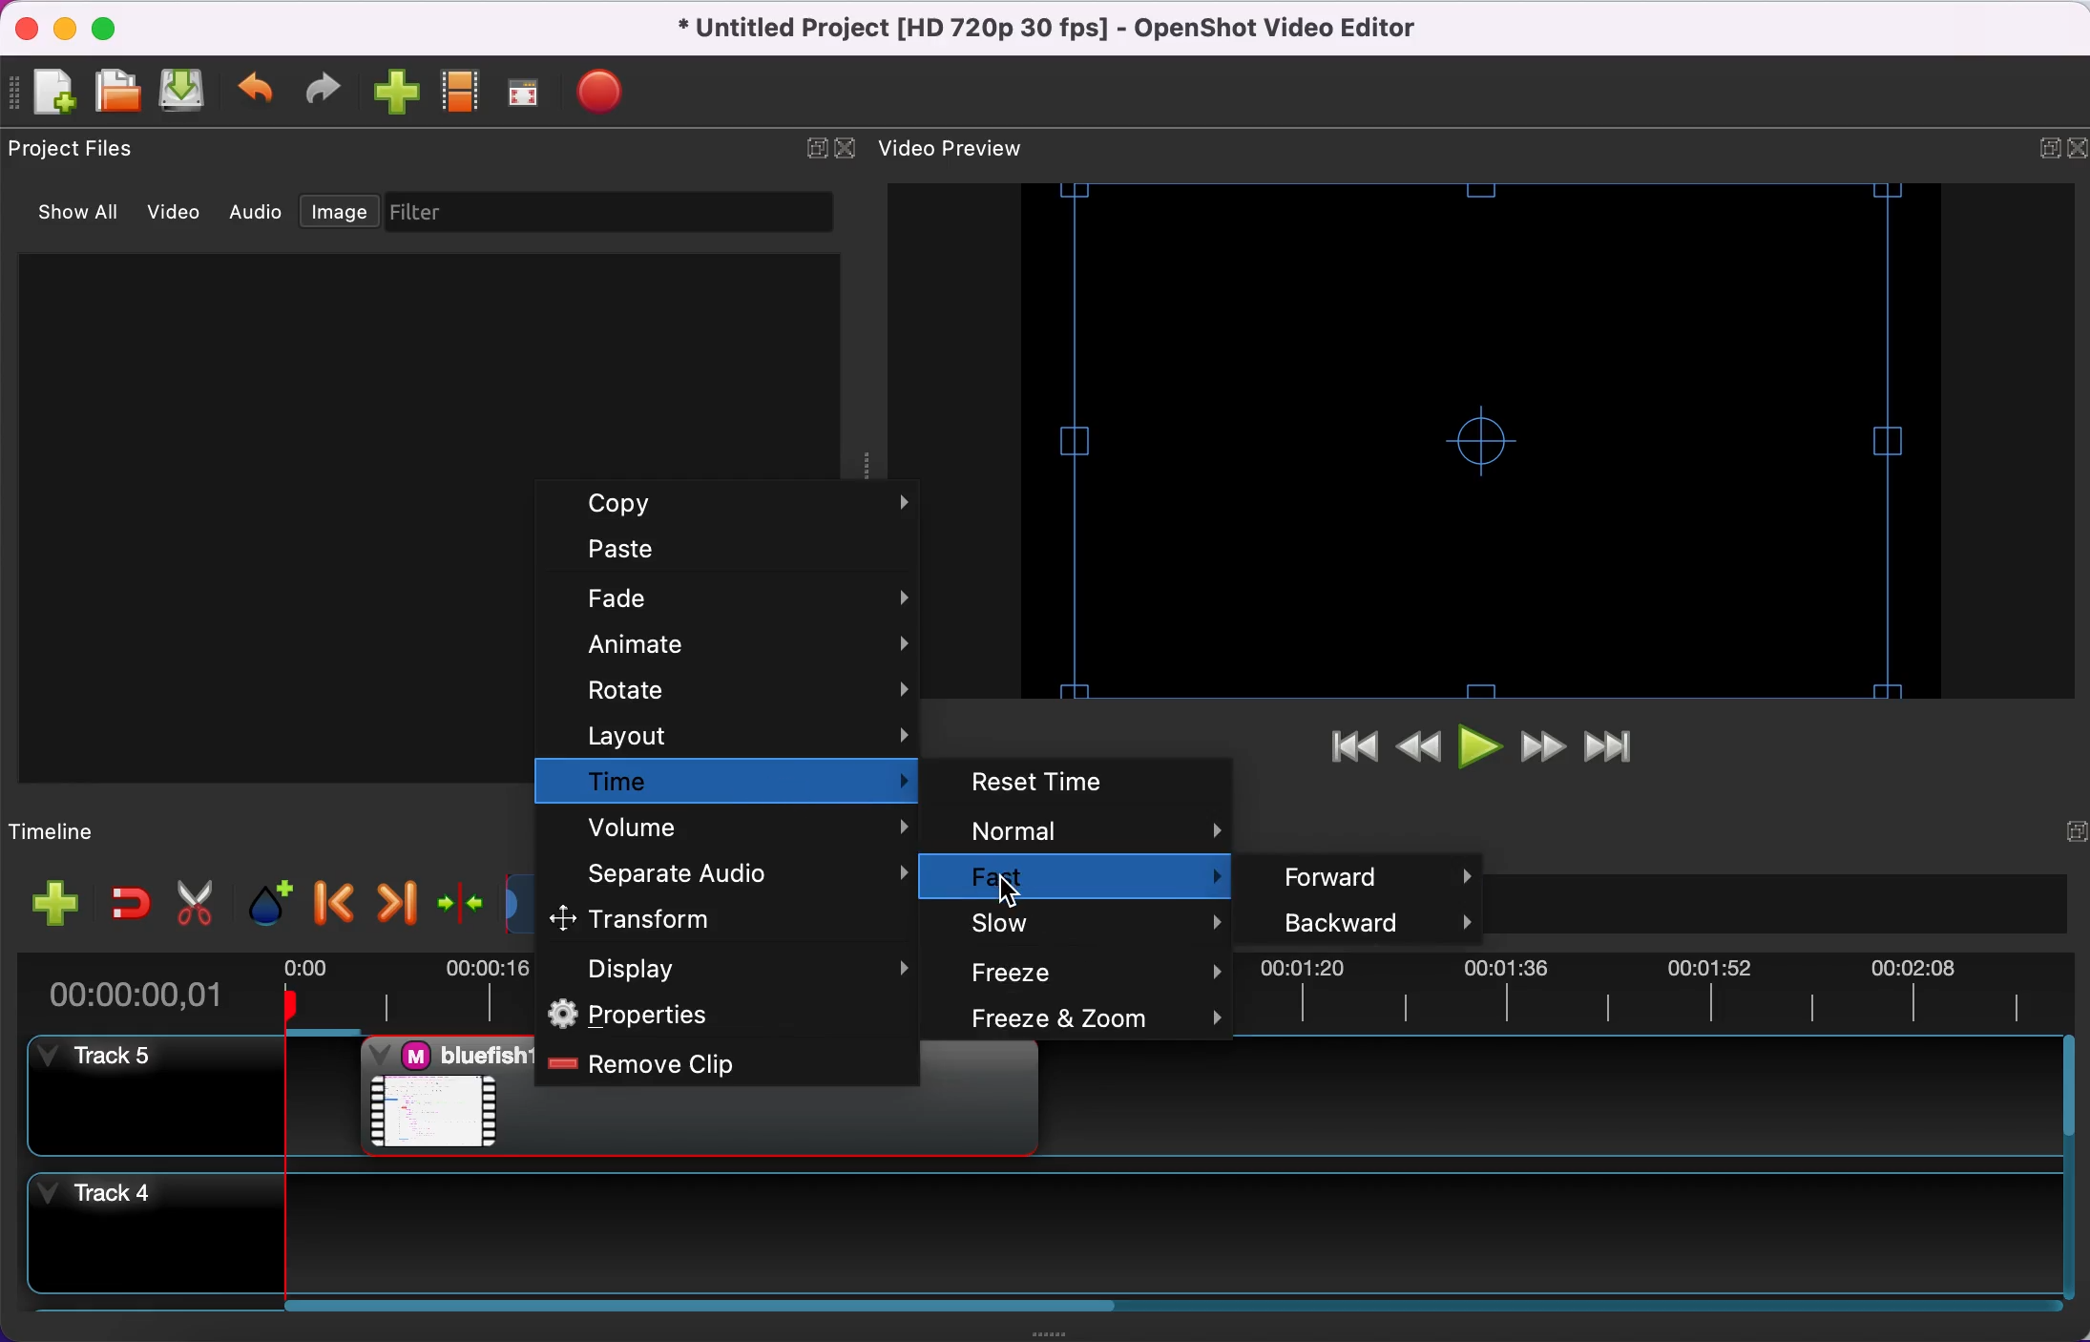 The width and height of the screenshot is (2090, 1342). What do you see at coordinates (460, 907) in the screenshot?
I see `center the timeline` at bounding box center [460, 907].